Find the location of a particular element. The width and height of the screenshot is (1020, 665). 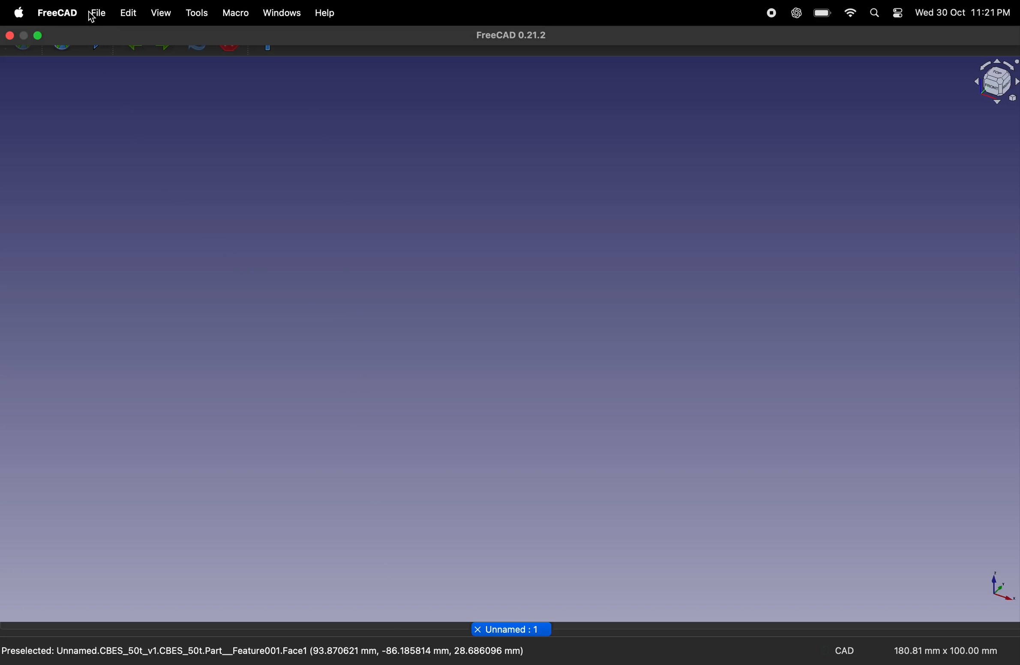

wifi is located at coordinates (849, 14).